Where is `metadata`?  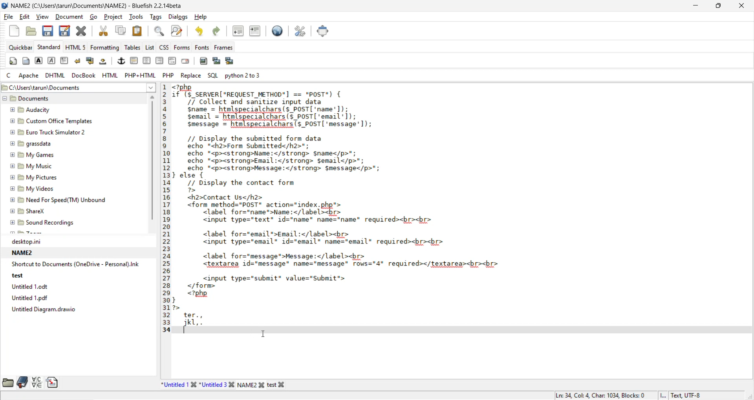
metadata is located at coordinates (625, 394).